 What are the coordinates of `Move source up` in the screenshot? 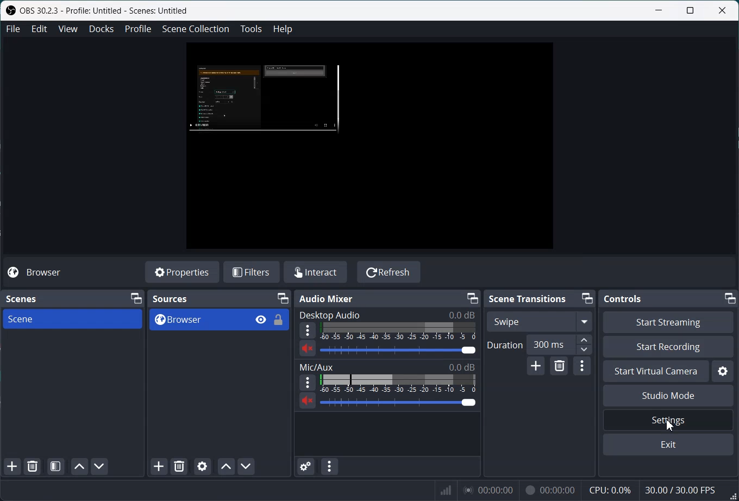 It's located at (226, 466).